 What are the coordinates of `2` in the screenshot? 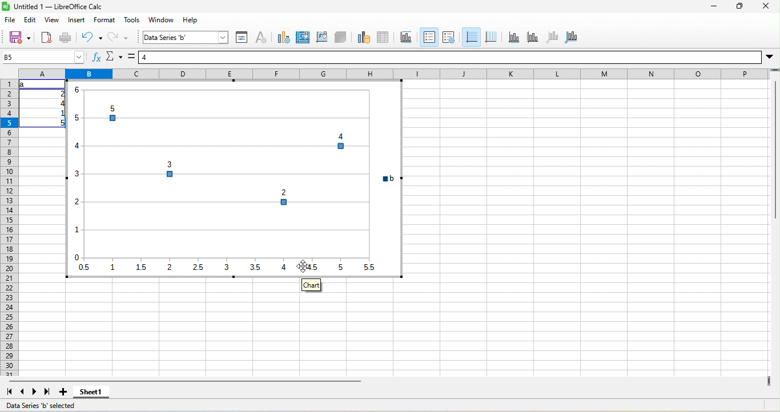 It's located at (61, 94).